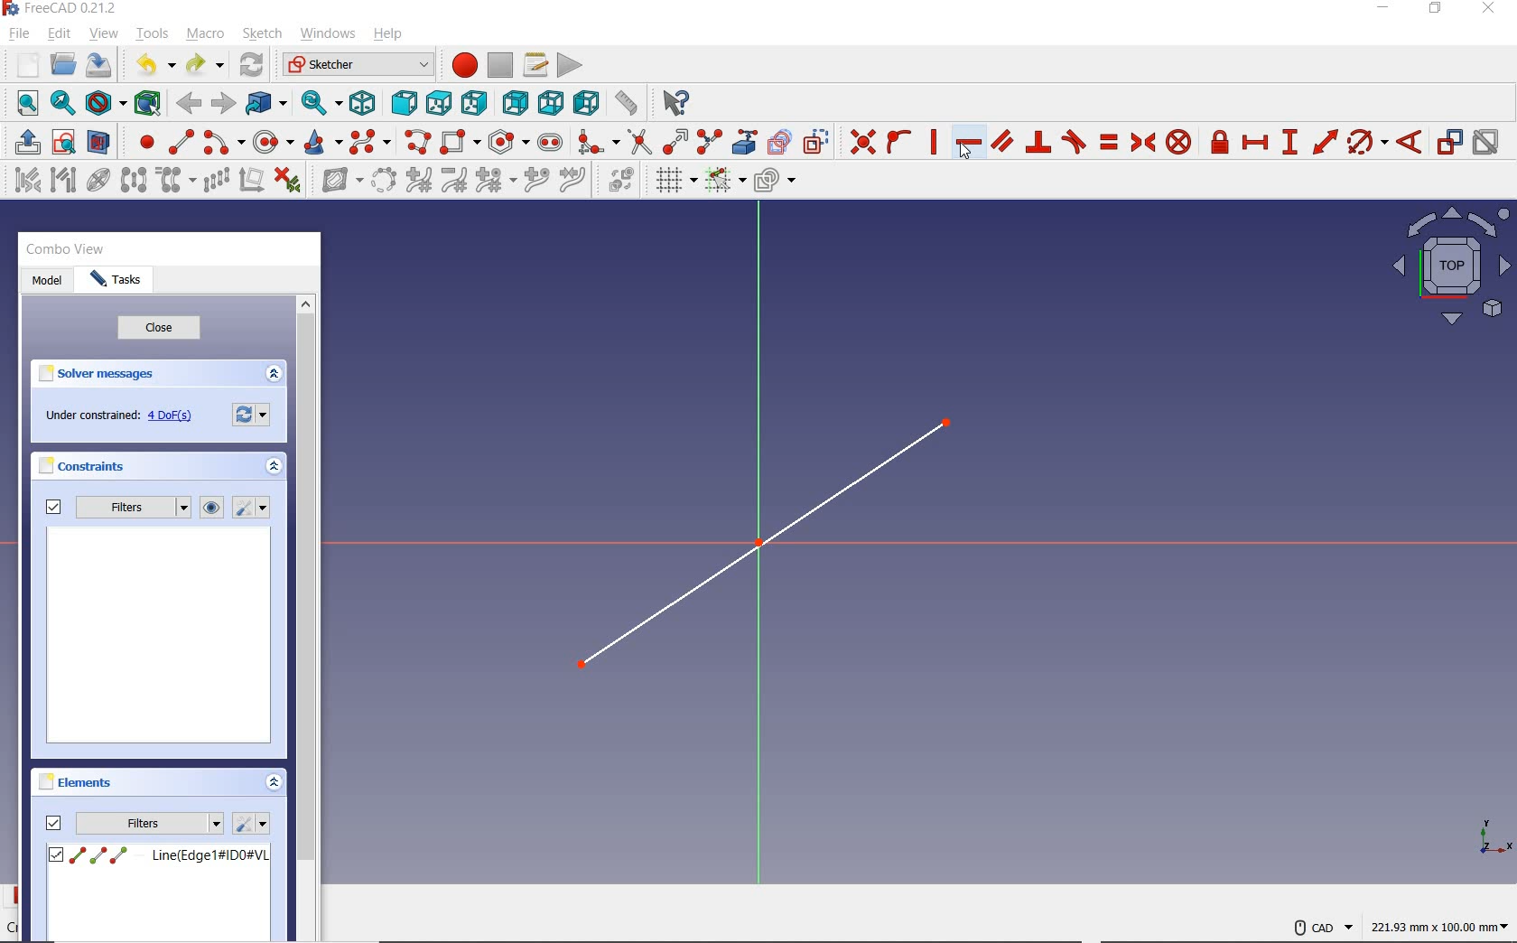 This screenshot has height=943, width=1517. Describe the element at coordinates (253, 66) in the screenshot. I see `REFRESH` at that location.